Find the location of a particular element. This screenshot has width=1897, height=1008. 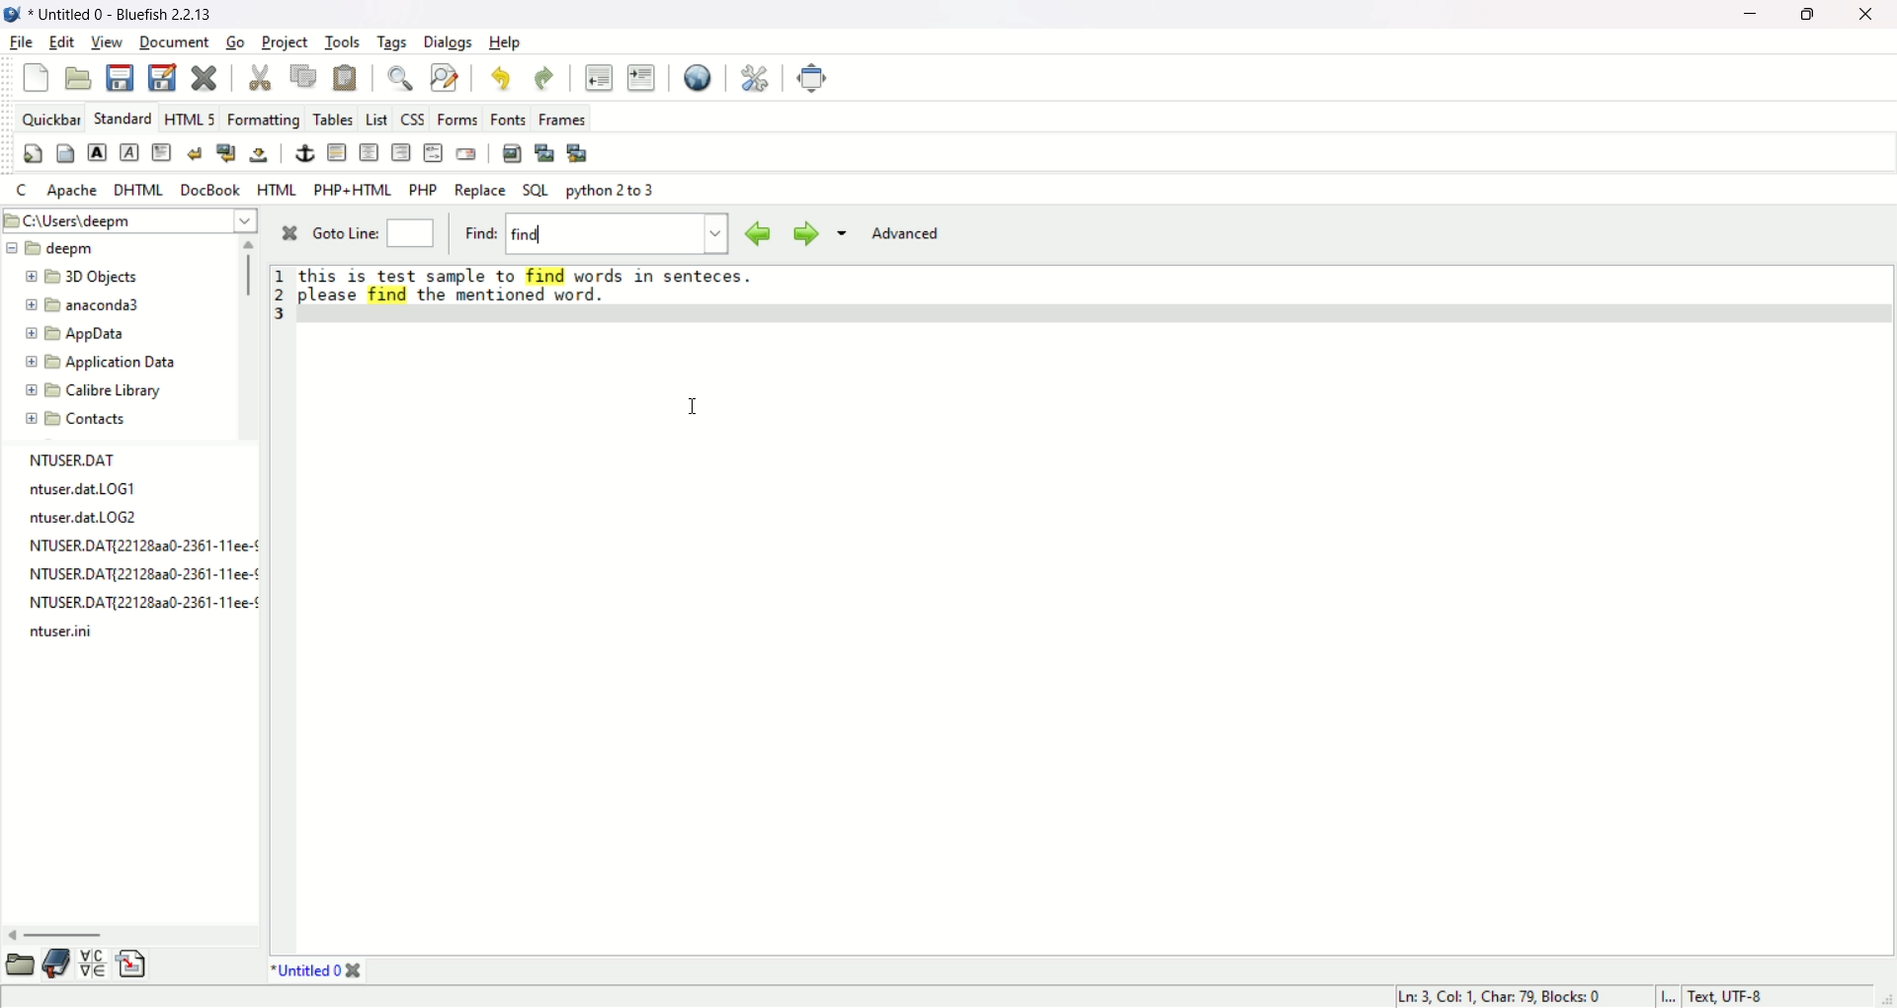

list is located at coordinates (373, 118).